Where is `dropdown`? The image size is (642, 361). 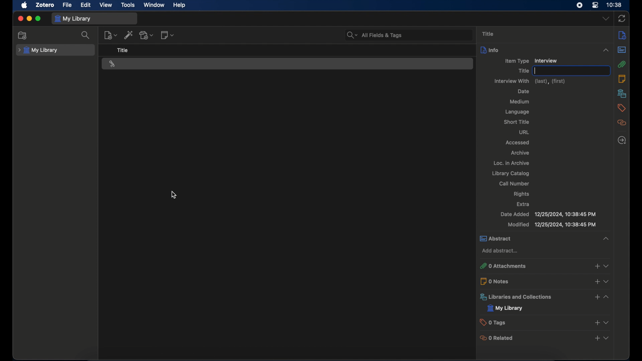 dropdown is located at coordinates (606, 18).